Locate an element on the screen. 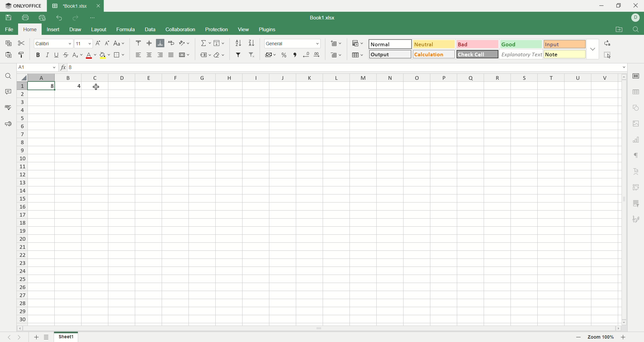 Image resolution: width=644 pixels, height=342 pixels. signature settings is located at coordinates (636, 218).